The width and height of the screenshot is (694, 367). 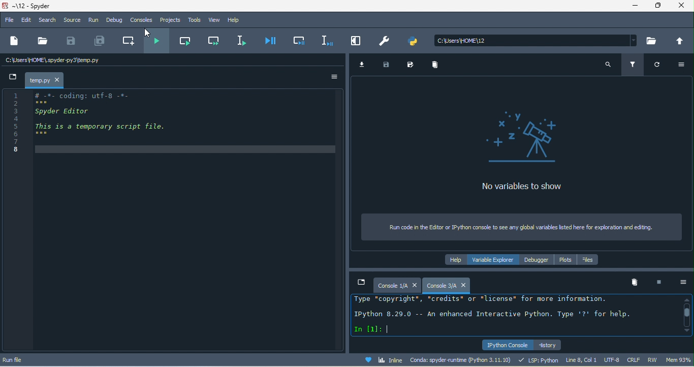 What do you see at coordinates (359, 41) in the screenshot?
I see `maximize current pane` at bounding box center [359, 41].